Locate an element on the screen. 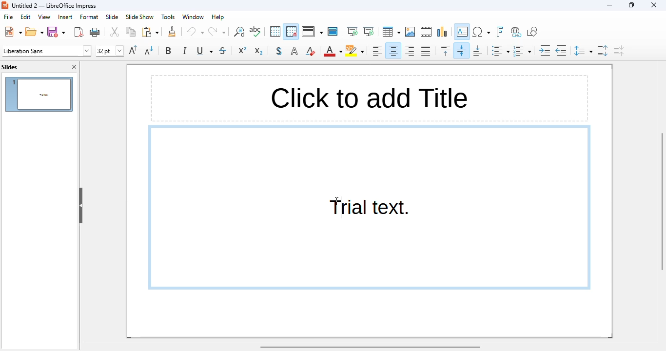 The width and height of the screenshot is (666, 351). hide is located at coordinates (80, 205).